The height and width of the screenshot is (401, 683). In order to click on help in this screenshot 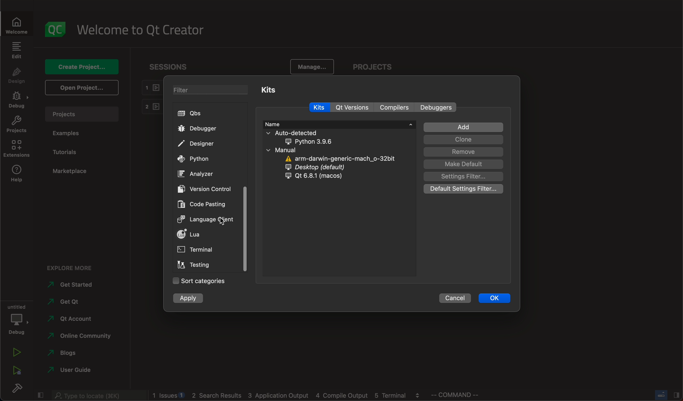, I will do `click(17, 175)`.